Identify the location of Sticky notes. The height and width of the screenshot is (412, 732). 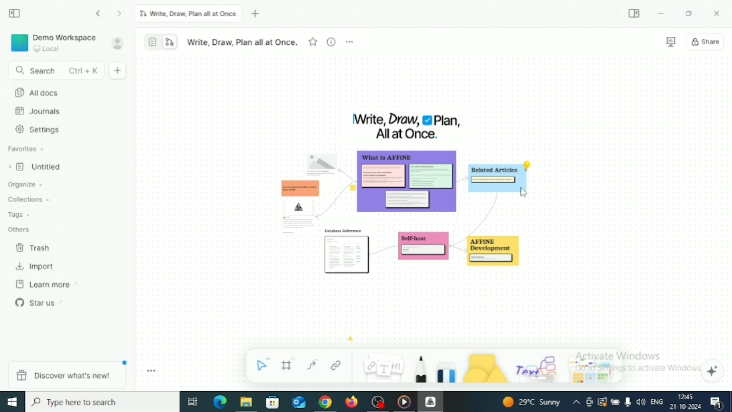
(408, 185).